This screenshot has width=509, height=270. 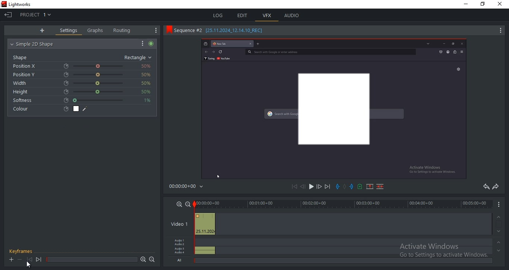 I want to click on add an in mark , so click(x=351, y=186).